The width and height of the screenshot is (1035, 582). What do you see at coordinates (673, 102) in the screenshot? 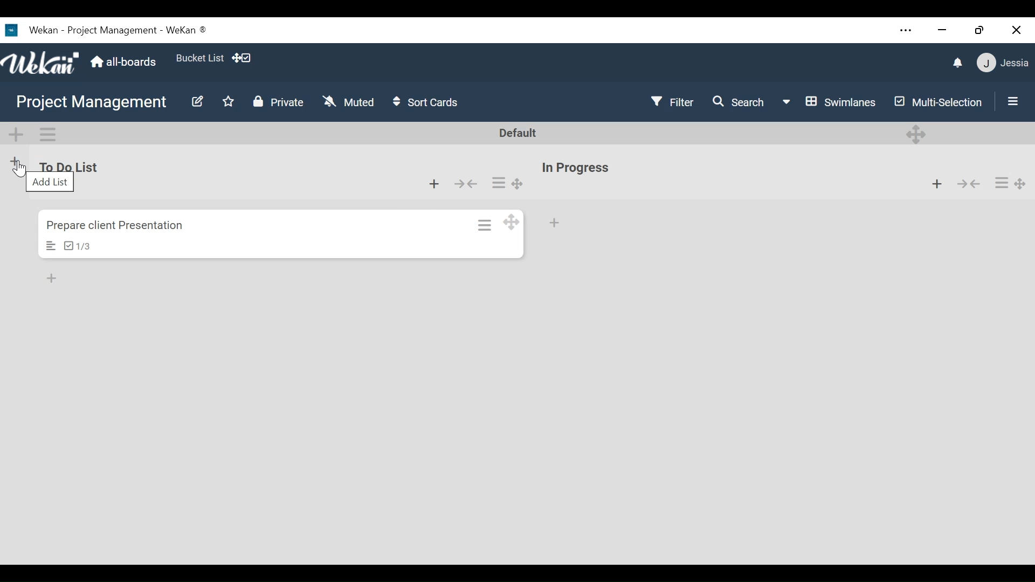
I see `Filter` at bounding box center [673, 102].